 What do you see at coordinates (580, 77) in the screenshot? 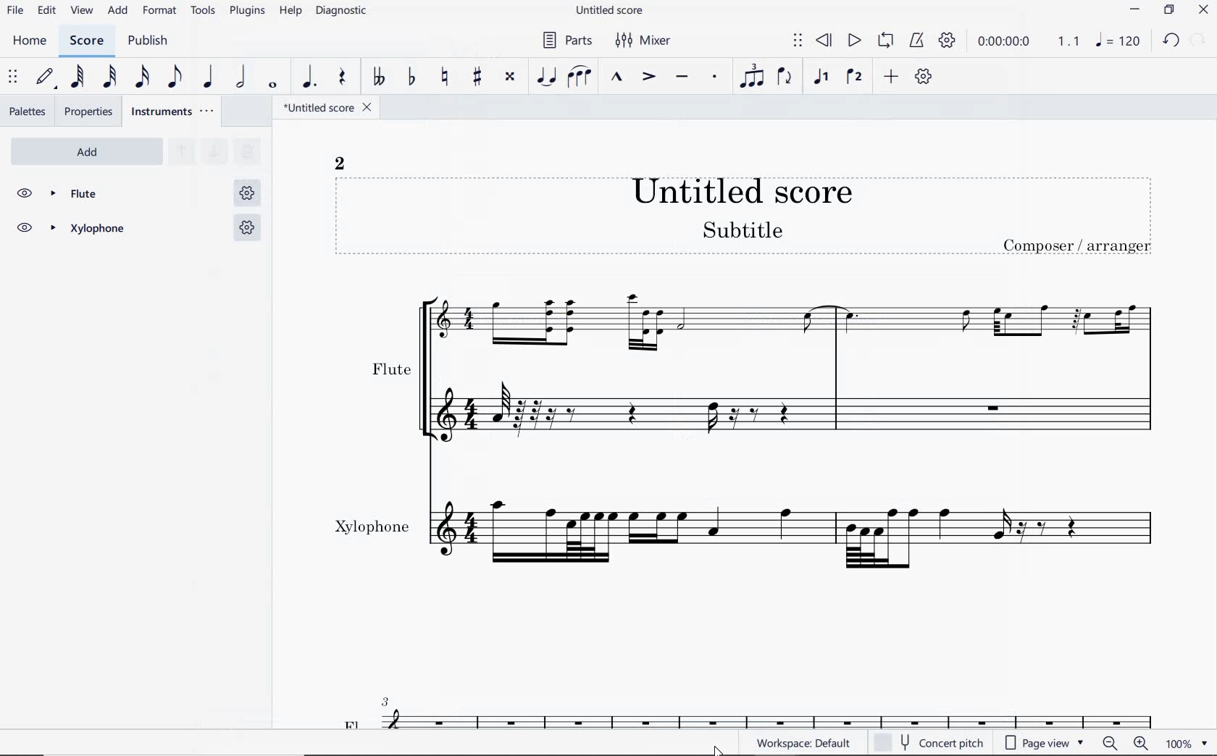
I see `SLUR` at bounding box center [580, 77].